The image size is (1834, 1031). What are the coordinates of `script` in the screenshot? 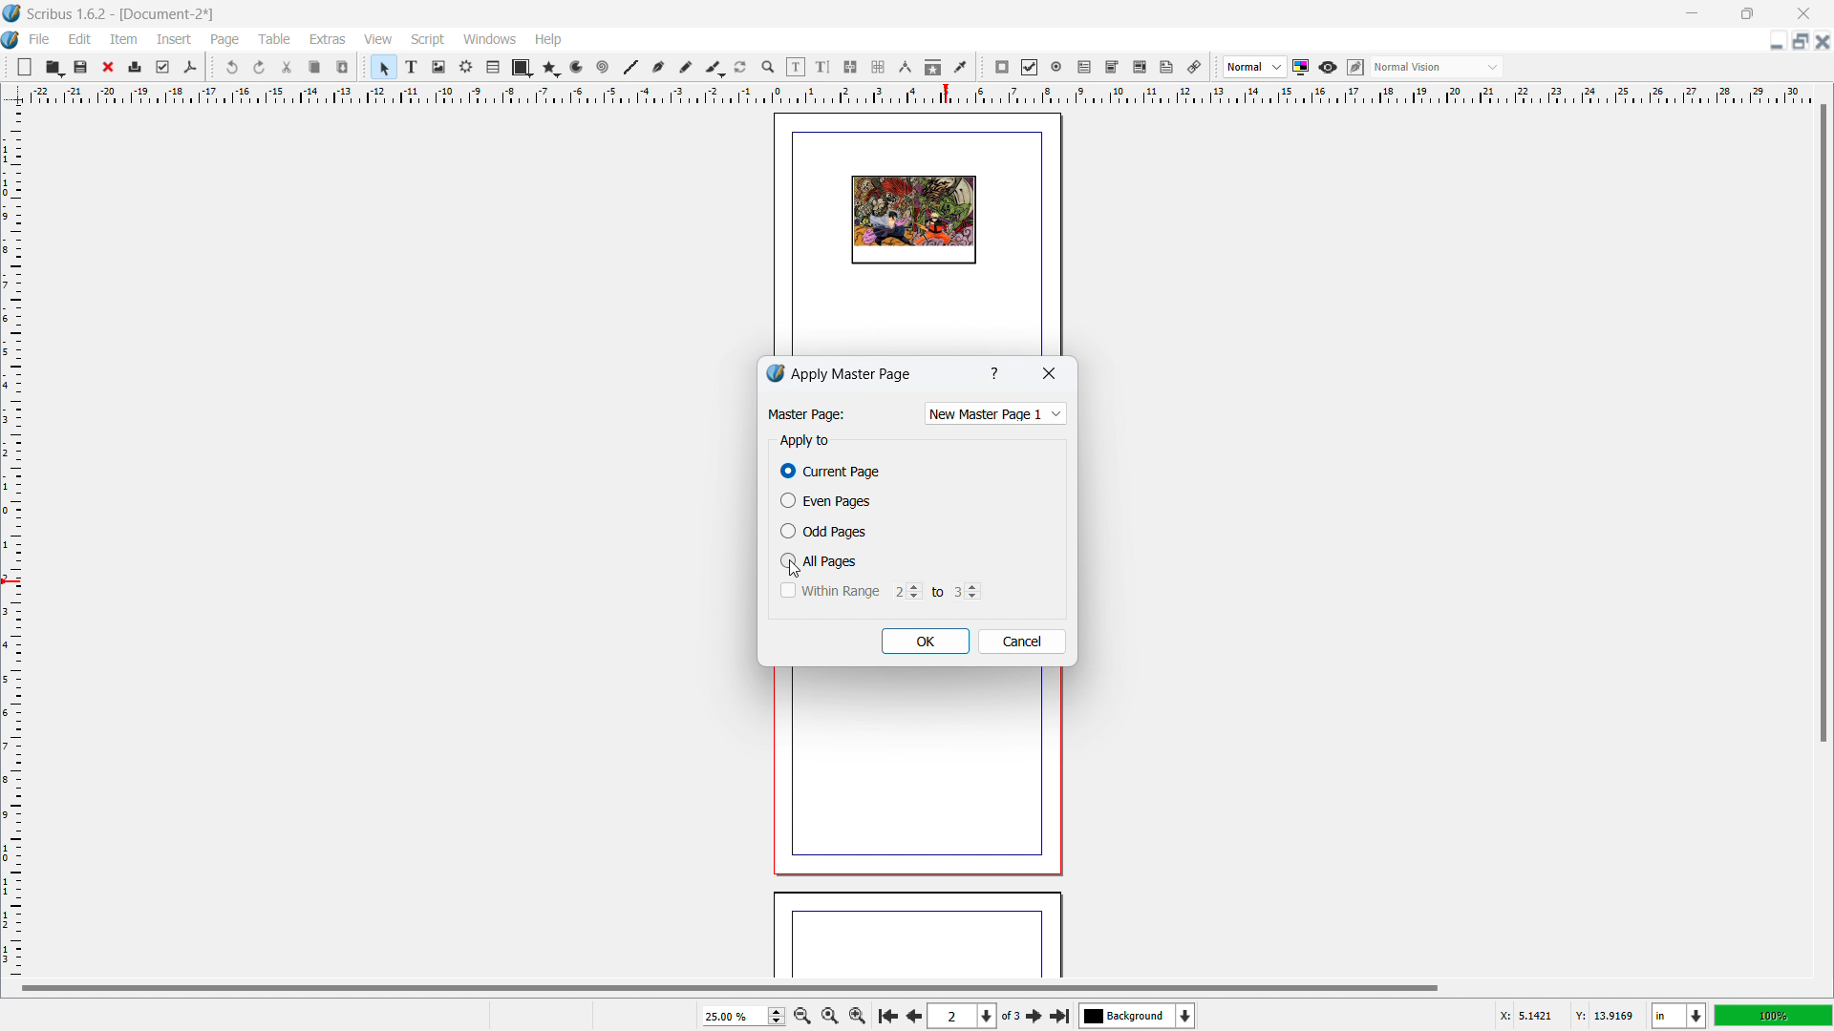 It's located at (429, 40).